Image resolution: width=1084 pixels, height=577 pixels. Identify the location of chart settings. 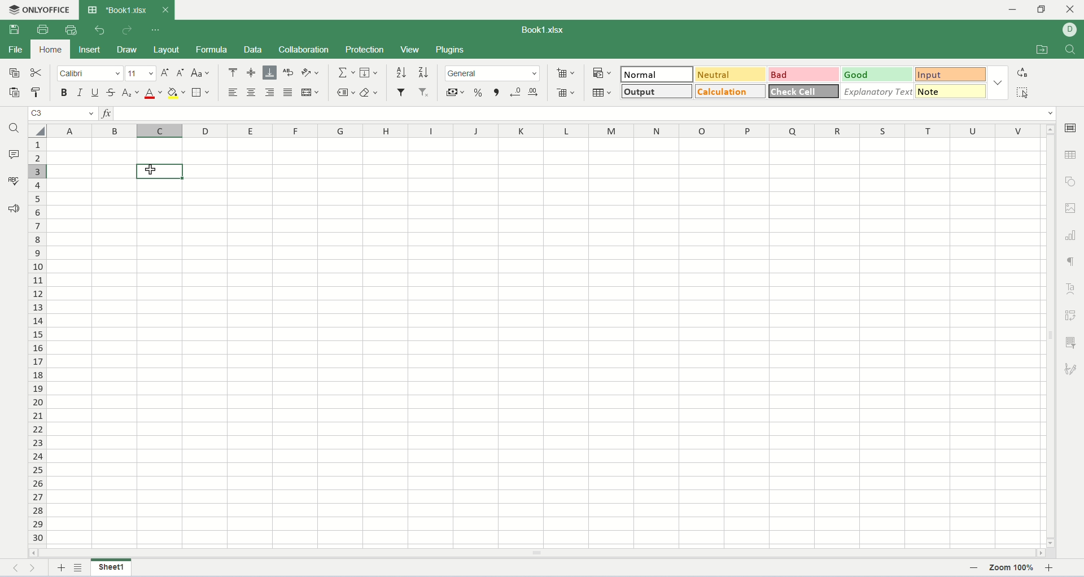
(1072, 236).